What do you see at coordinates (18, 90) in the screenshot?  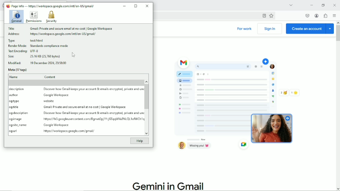 I see `description` at bounding box center [18, 90].